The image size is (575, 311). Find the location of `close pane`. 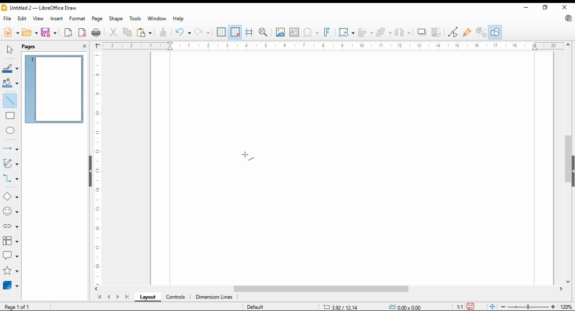

close pane is located at coordinates (85, 46).